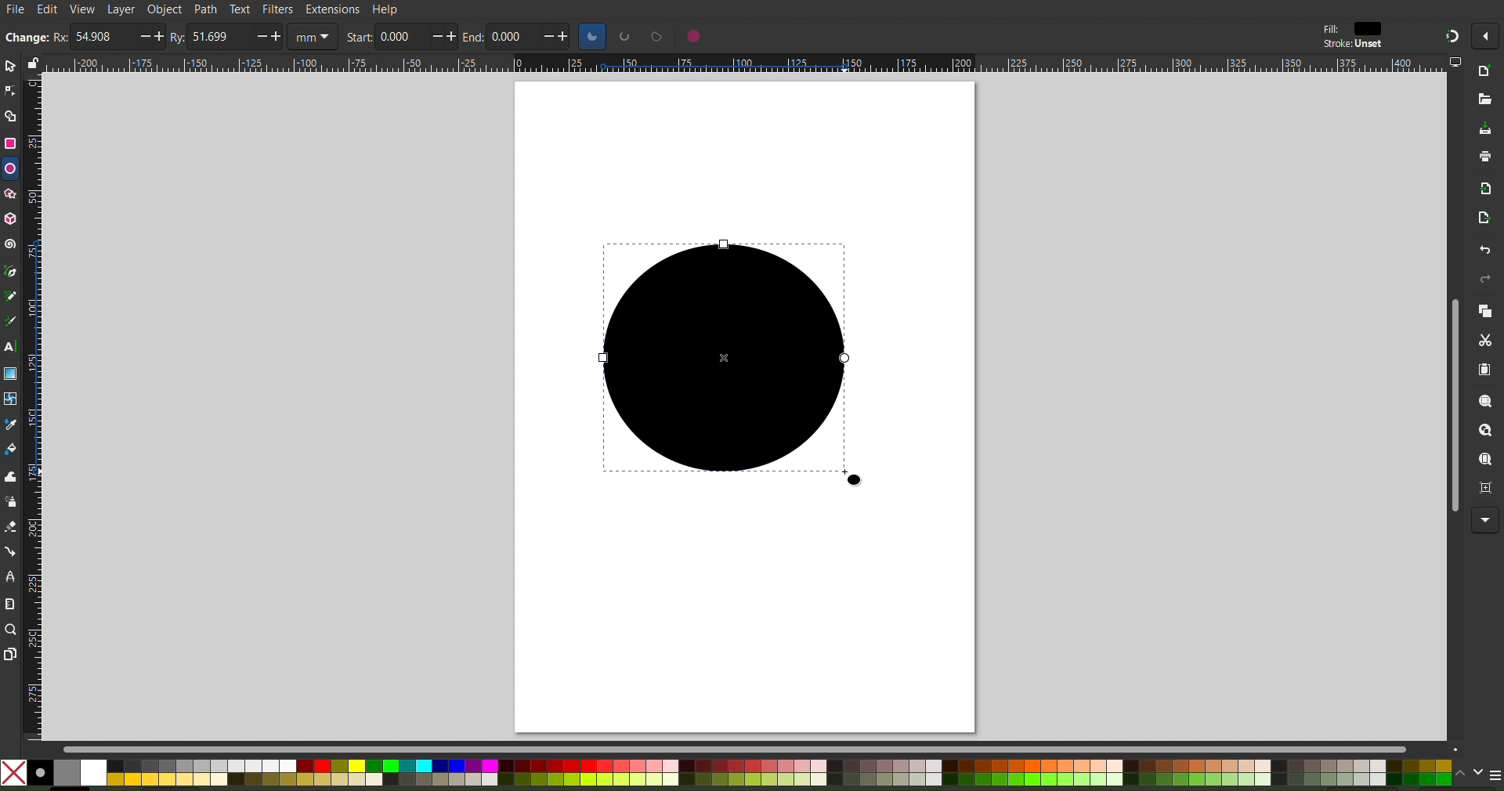 The image size is (1504, 791). What do you see at coordinates (277, 9) in the screenshot?
I see `Filters` at bounding box center [277, 9].